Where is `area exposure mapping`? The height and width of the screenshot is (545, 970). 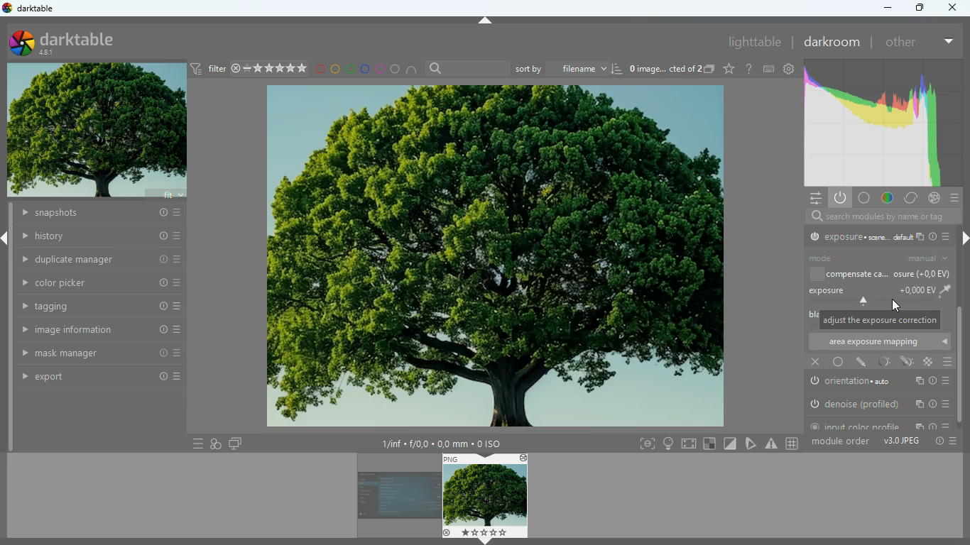 area exposure mapping is located at coordinates (880, 341).